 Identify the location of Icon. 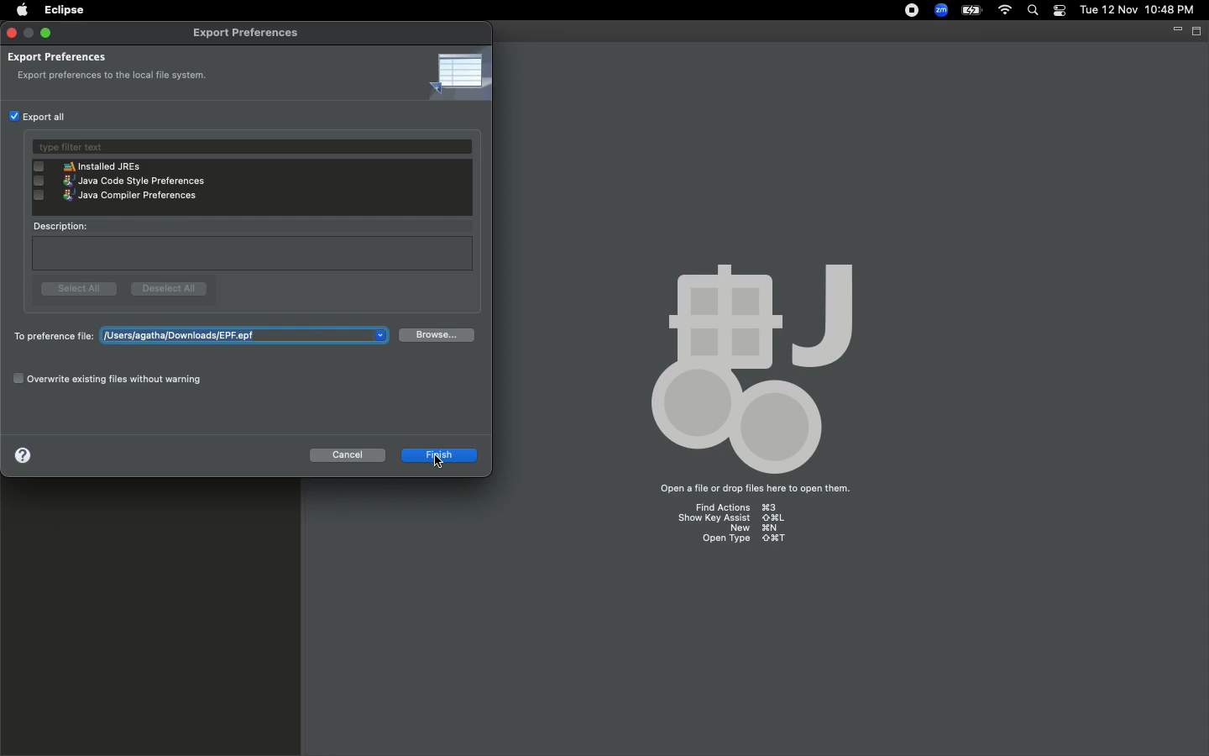
(458, 76).